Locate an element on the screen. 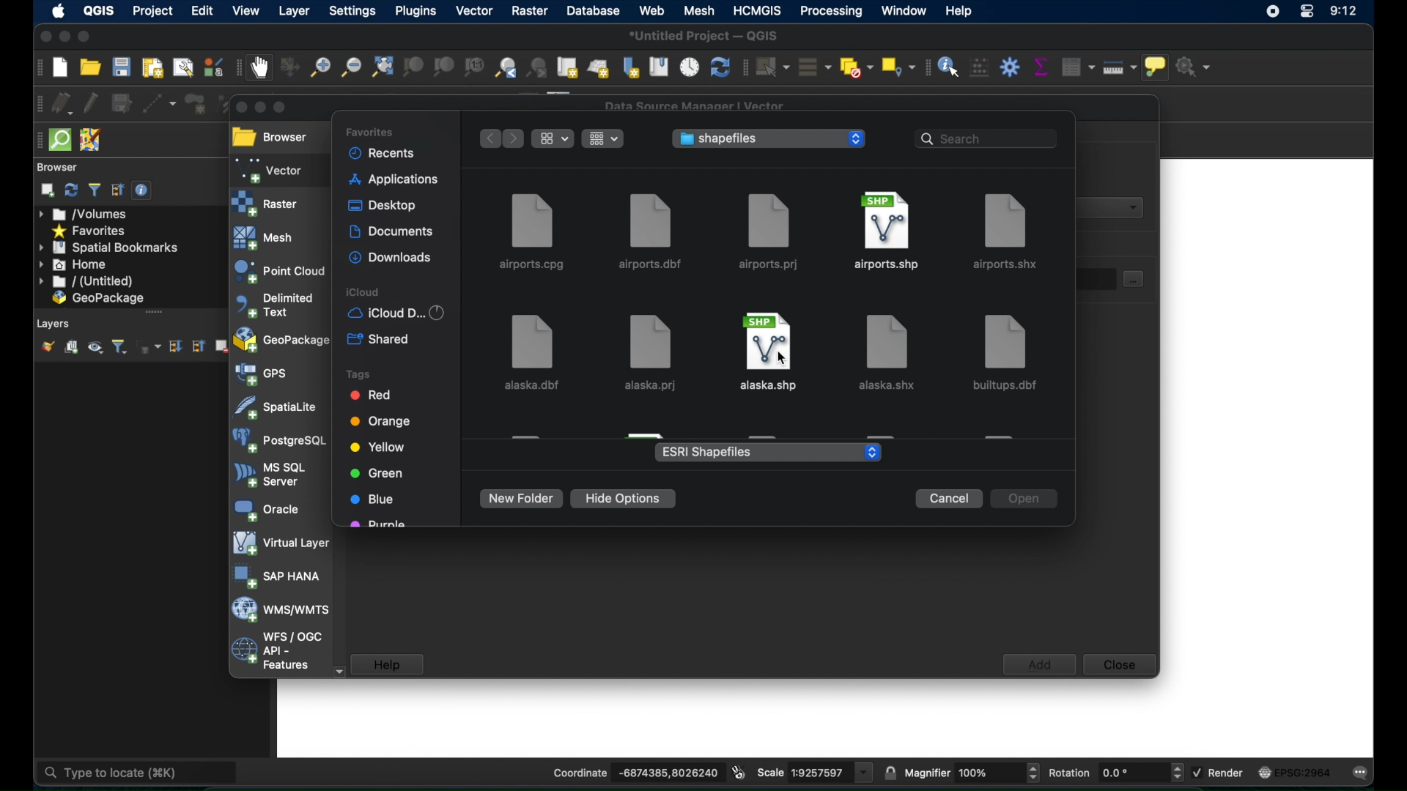 Image resolution: width=1407 pixels, height=791 pixels. favorites is located at coordinates (371, 131).